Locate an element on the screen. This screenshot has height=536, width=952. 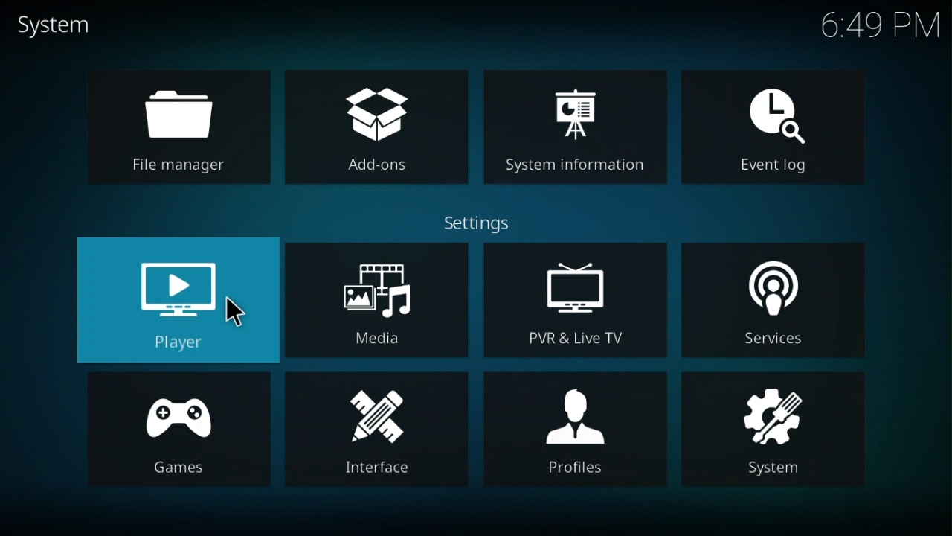
Serivices is located at coordinates (776, 299).